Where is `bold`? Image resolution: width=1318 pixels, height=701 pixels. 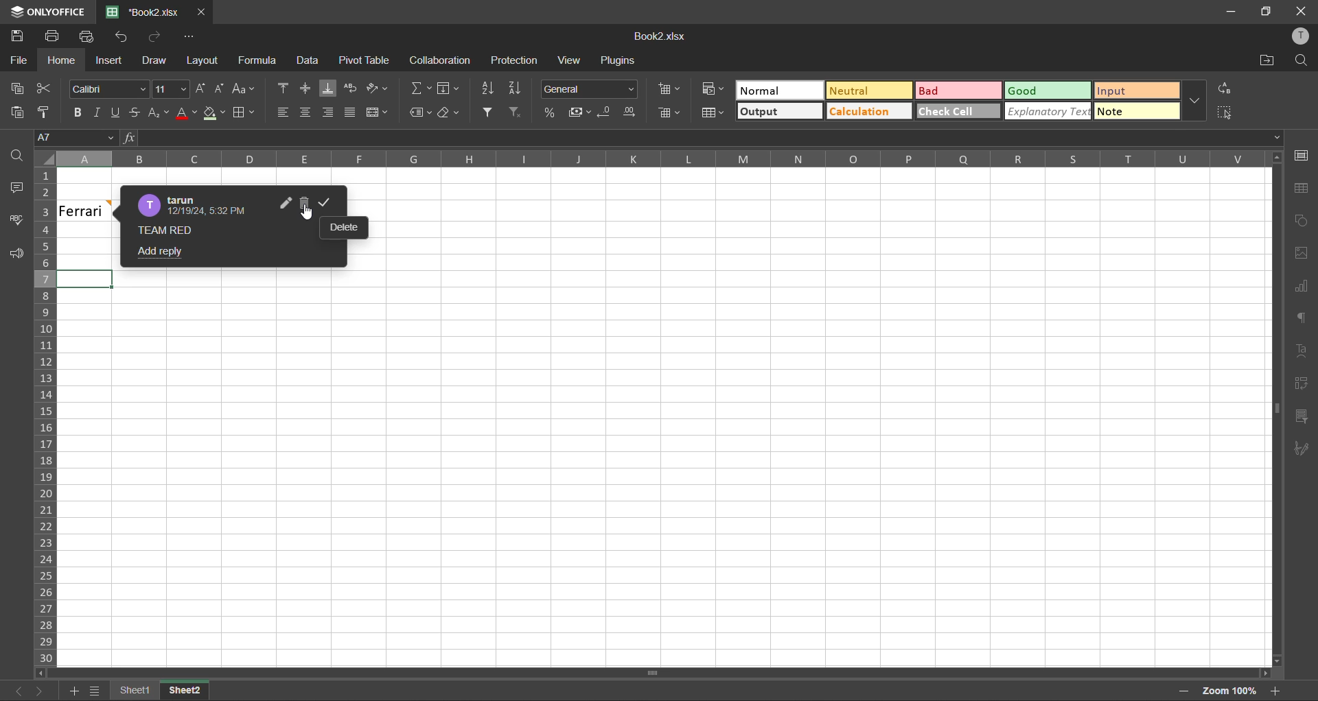 bold is located at coordinates (79, 110).